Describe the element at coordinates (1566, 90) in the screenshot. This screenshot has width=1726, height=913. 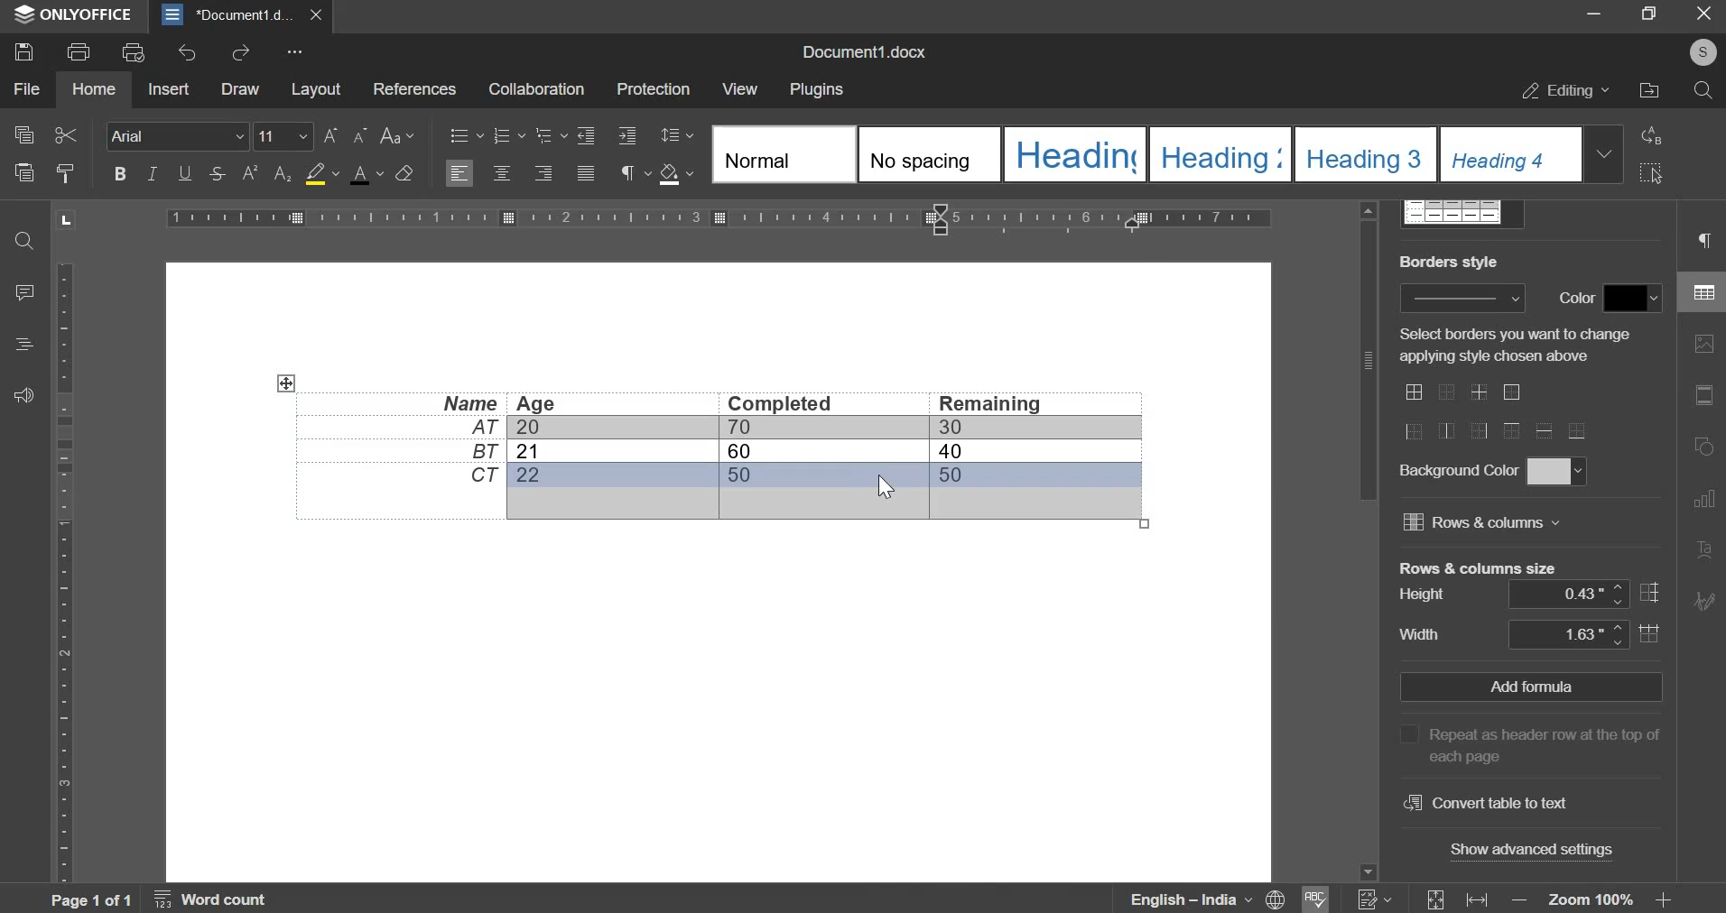
I see `editing` at that location.